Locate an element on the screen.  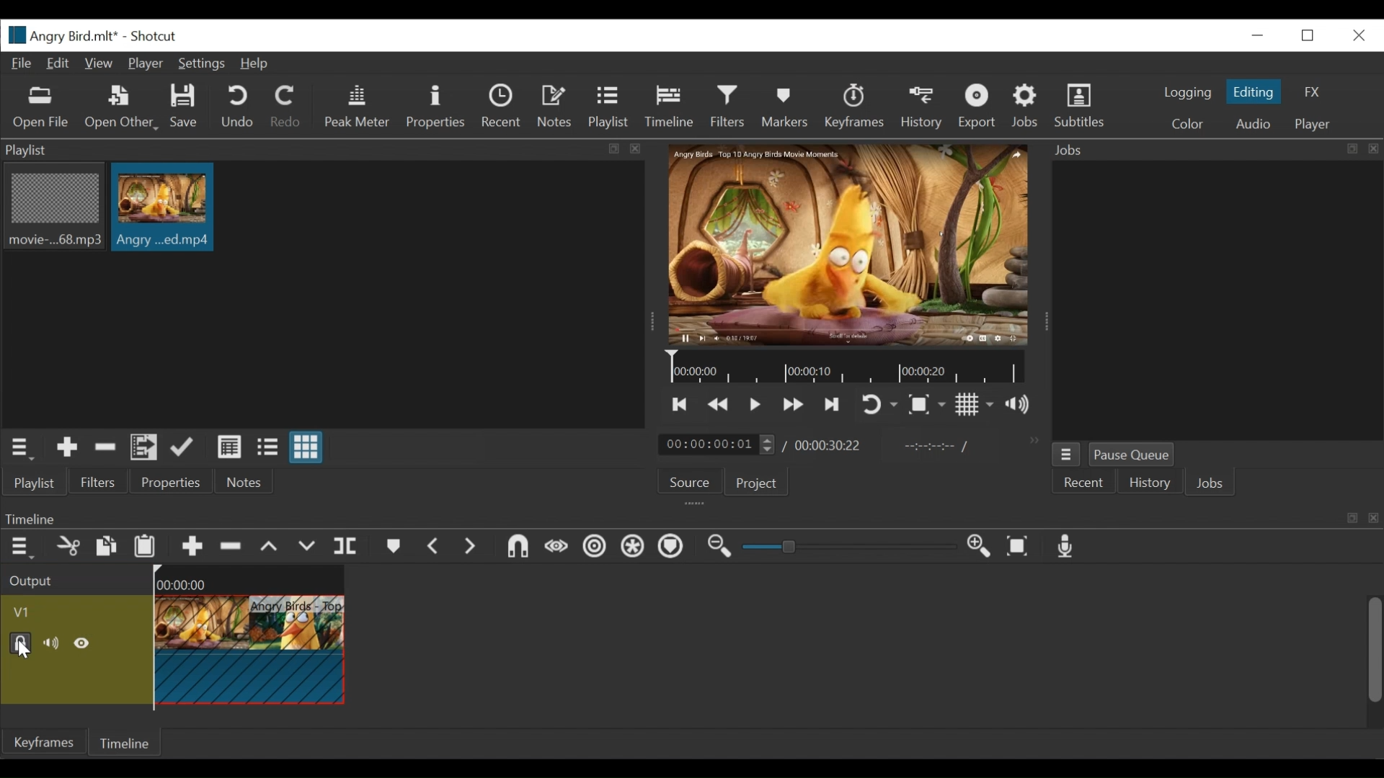
Skip to the previous point is located at coordinates (680, 406).